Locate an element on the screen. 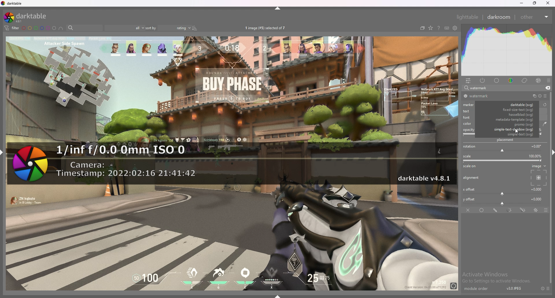 This screenshot has height=298, width=555. opacity is located at coordinates (469, 133).